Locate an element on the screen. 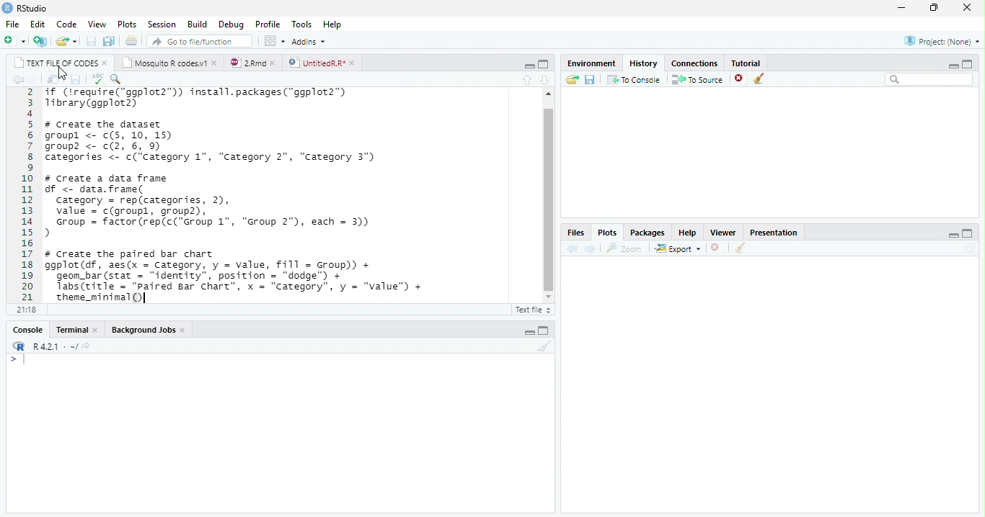 The width and height of the screenshot is (985, 517). minimize is located at coordinates (901, 7).